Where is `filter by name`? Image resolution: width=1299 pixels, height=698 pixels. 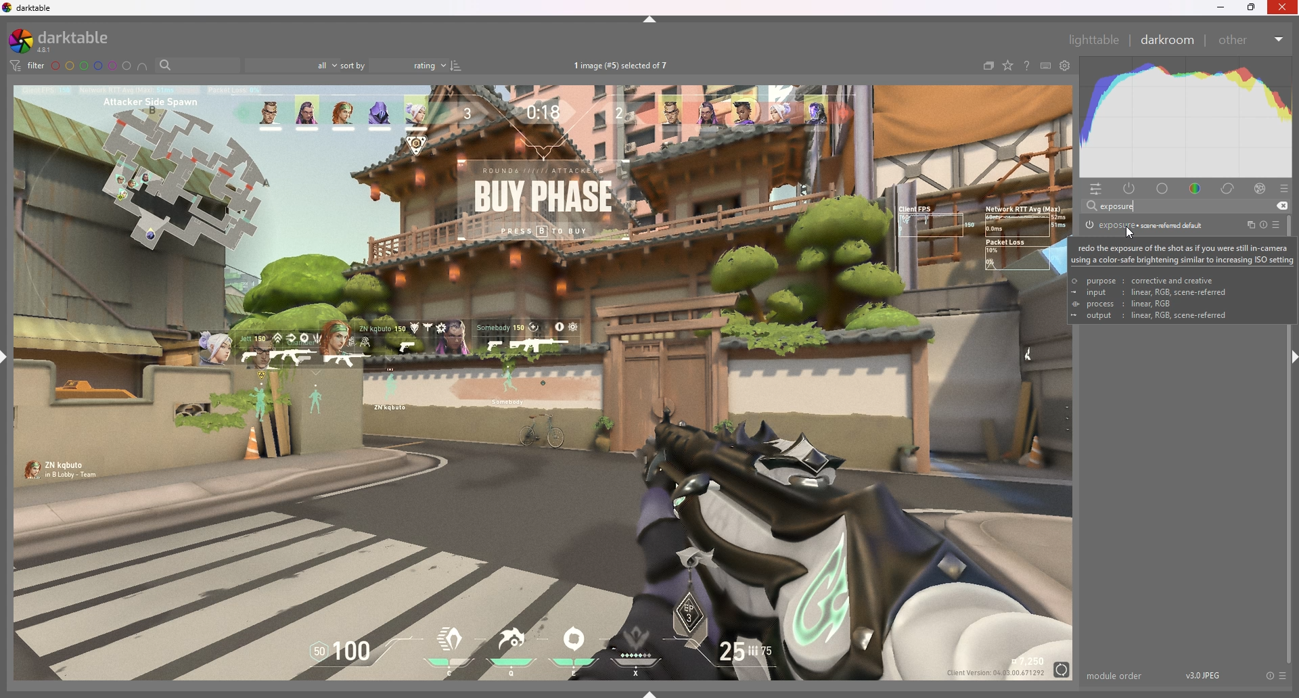 filter by name is located at coordinates (198, 64).